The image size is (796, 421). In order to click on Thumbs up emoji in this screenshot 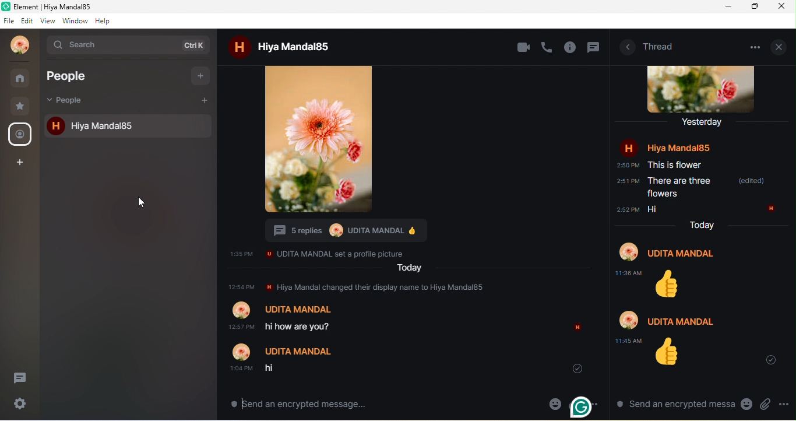, I will do `click(670, 285)`.